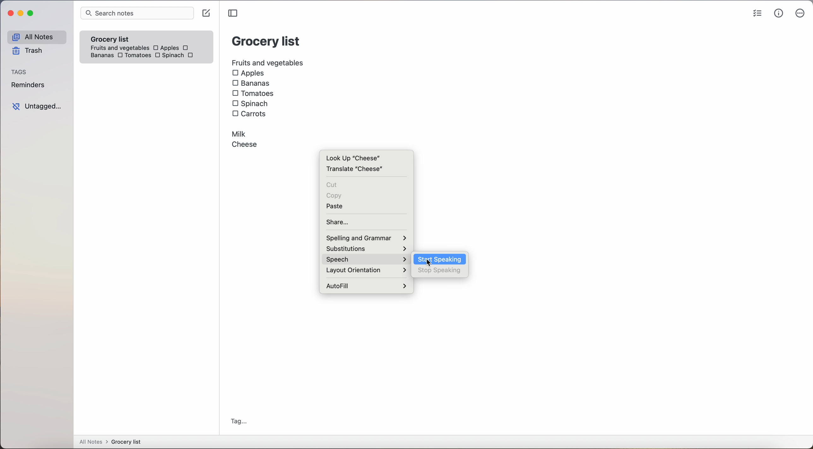 The image size is (813, 449). I want to click on click on start speaking, so click(440, 259).